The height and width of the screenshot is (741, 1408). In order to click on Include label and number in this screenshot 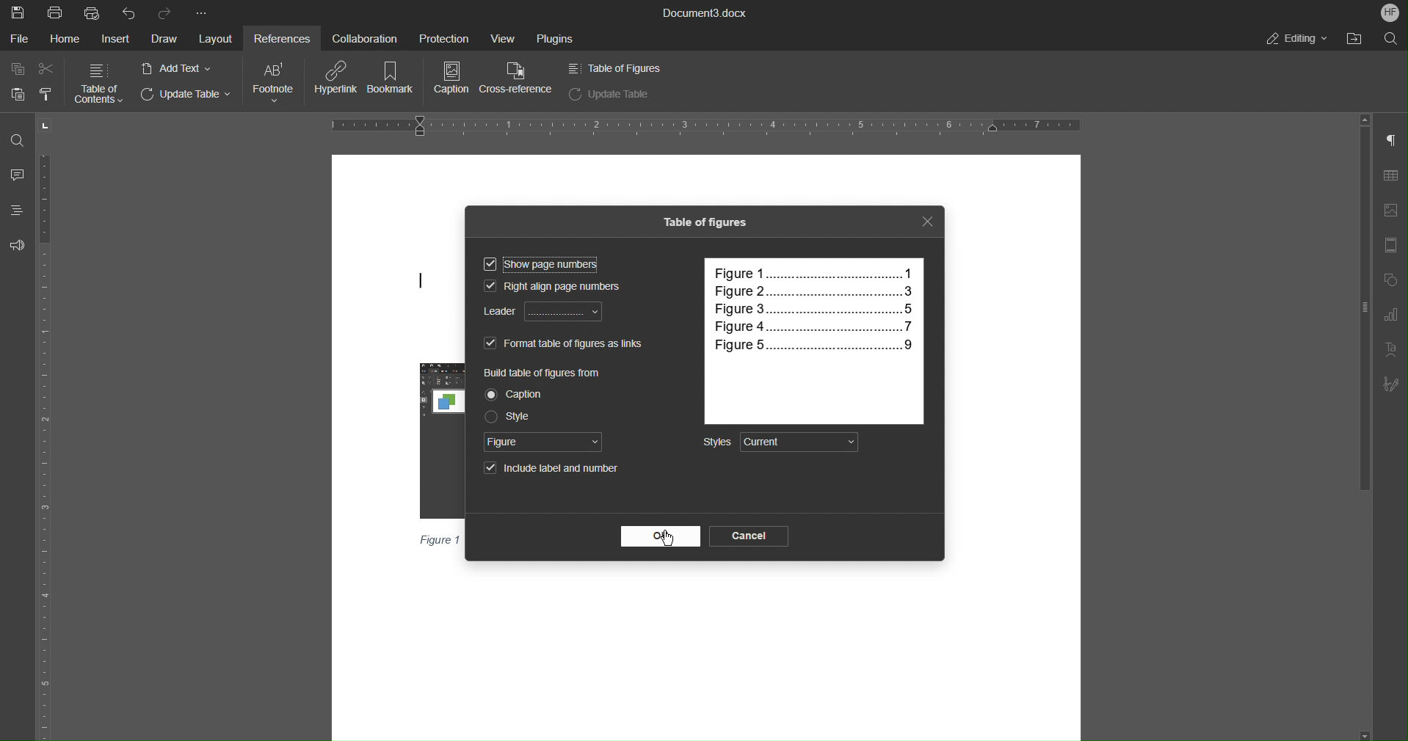, I will do `click(549, 470)`.